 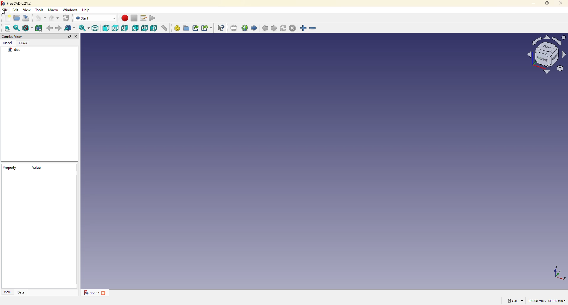 I want to click on view, so click(x=28, y=10).